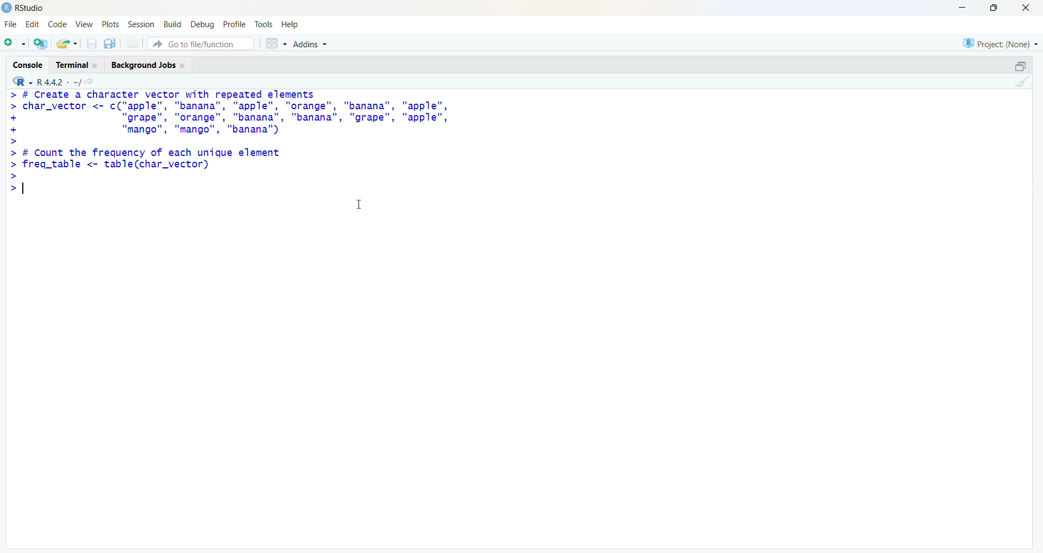 This screenshot has height=553, width=1043. I want to click on Session, so click(142, 24).